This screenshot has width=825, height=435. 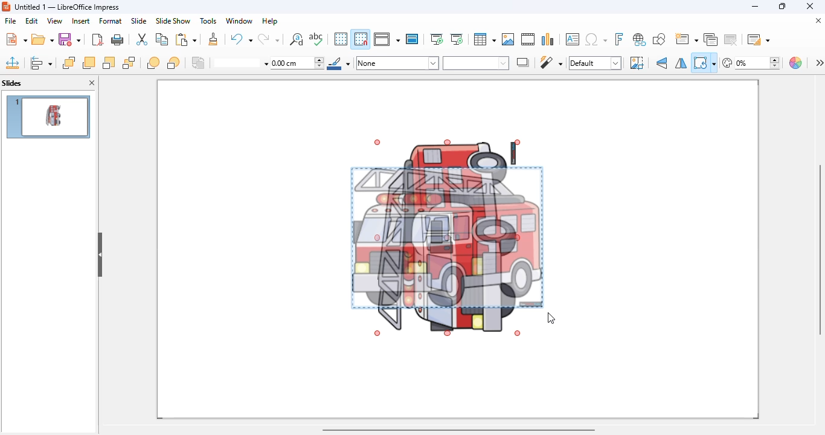 I want to click on delete slide, so click(x=731, y=39).